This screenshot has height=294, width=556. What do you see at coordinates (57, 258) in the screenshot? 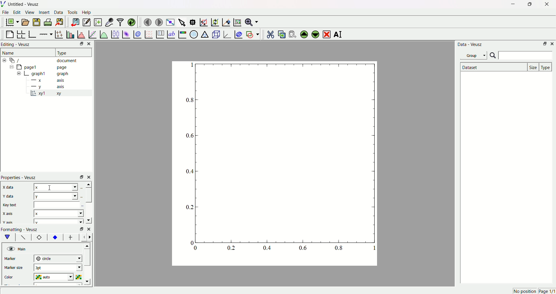
I see `circle` at bounding box center [57, 258].